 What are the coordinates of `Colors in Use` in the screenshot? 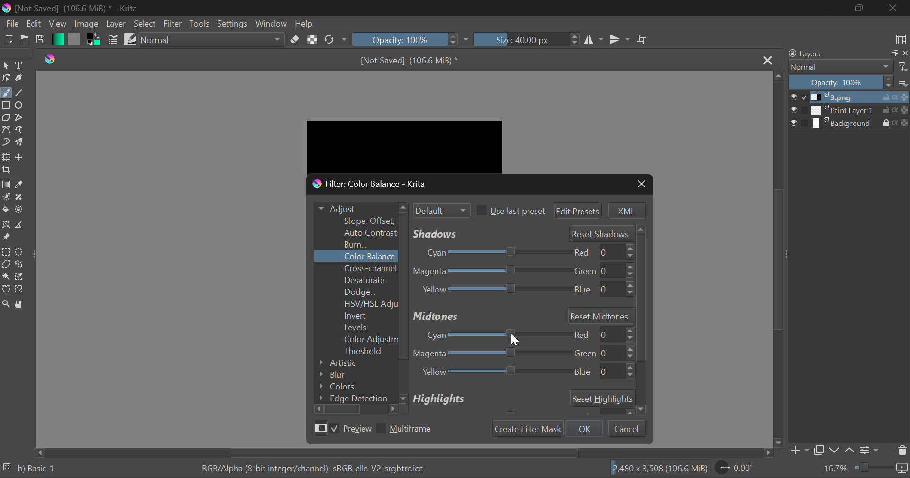 It's located at (94, 39).